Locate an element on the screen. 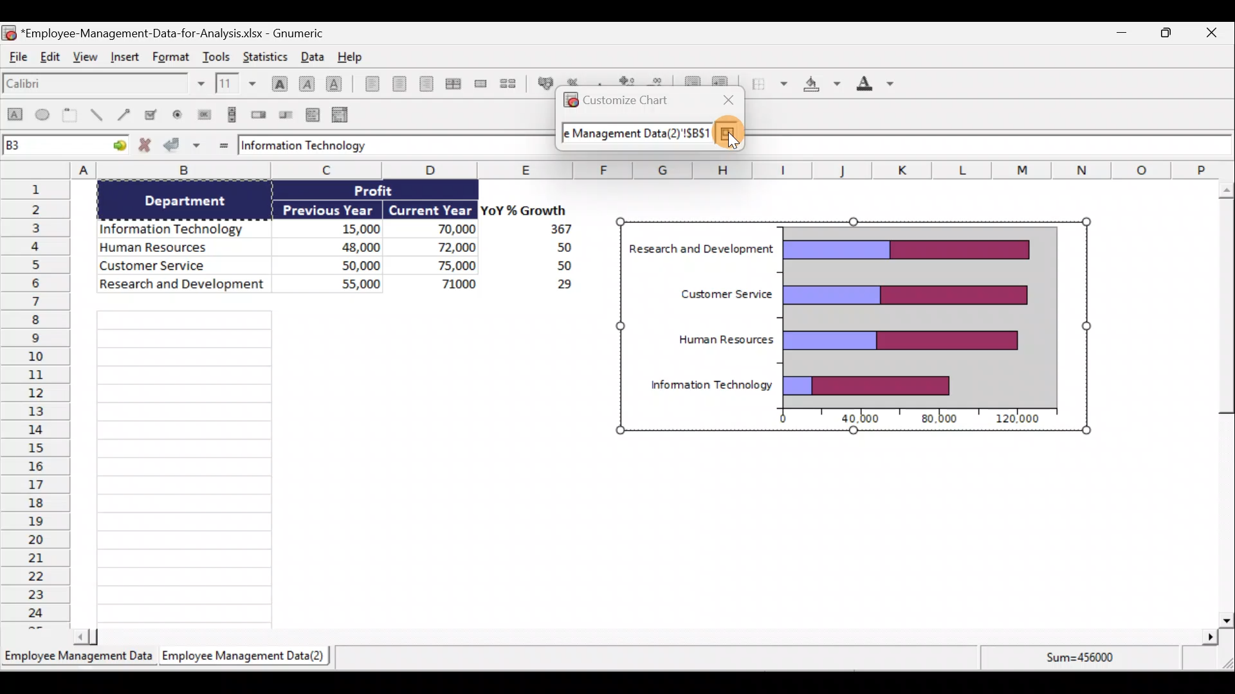  View is located at coordinates (86, 57).